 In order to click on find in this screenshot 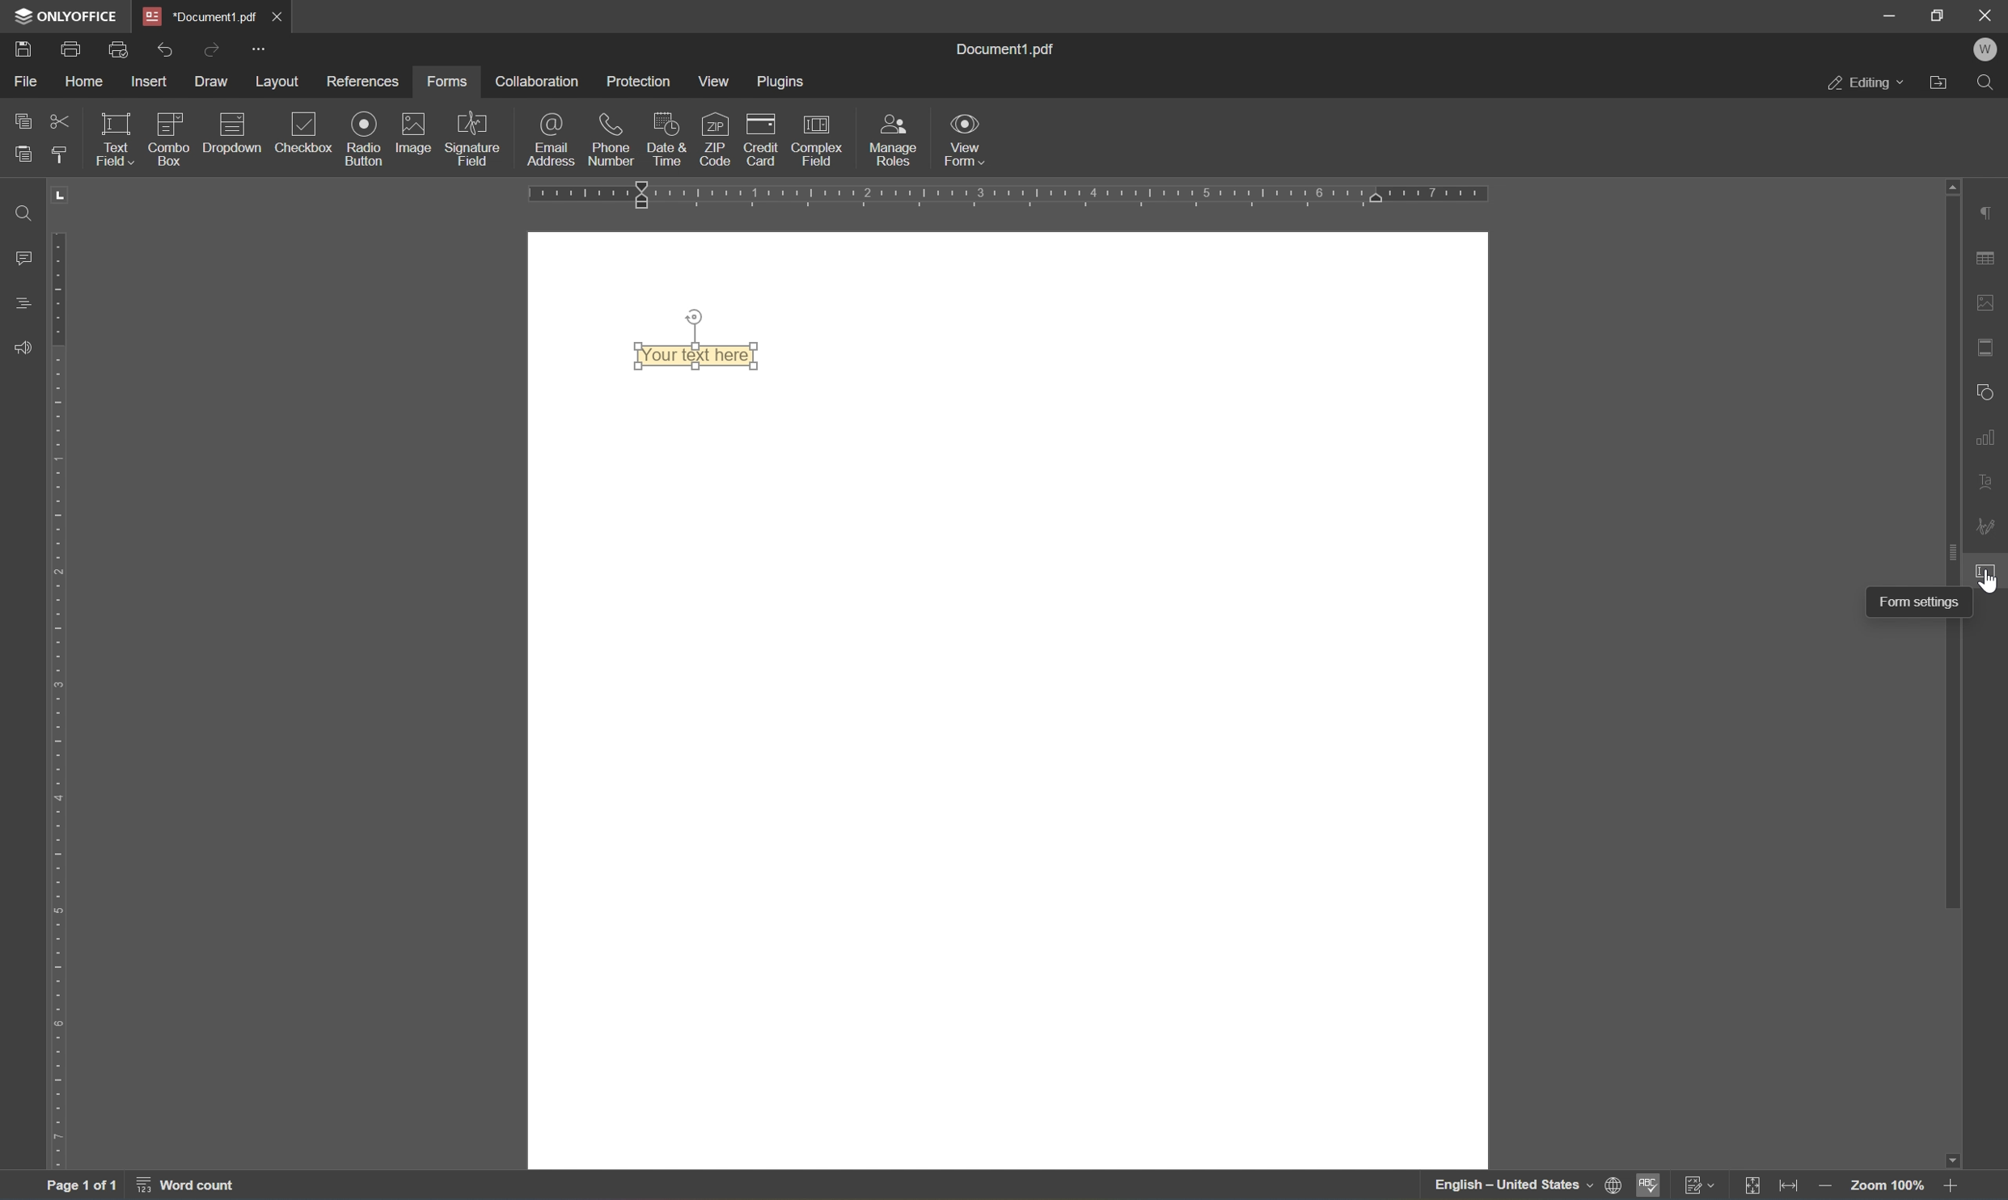, I will do `click(28, 212)`.